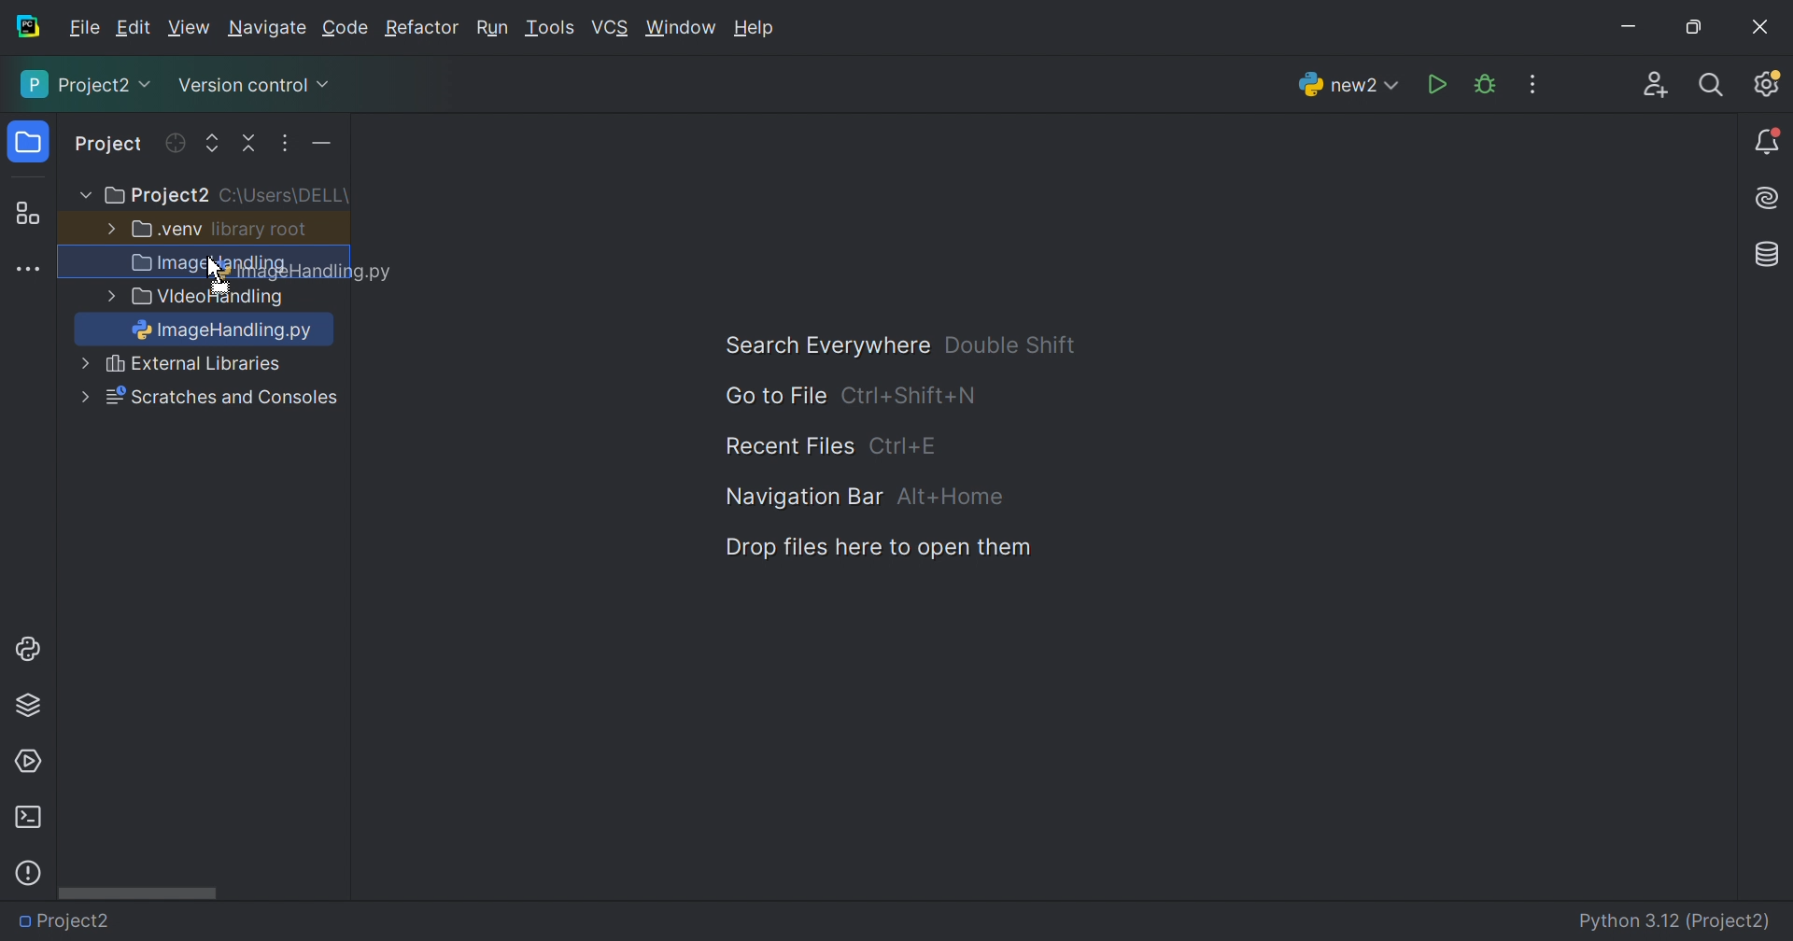  What do you see at coordinates (81, 365) in the screenshot?
I see `more` at bounding box center [81, 365].